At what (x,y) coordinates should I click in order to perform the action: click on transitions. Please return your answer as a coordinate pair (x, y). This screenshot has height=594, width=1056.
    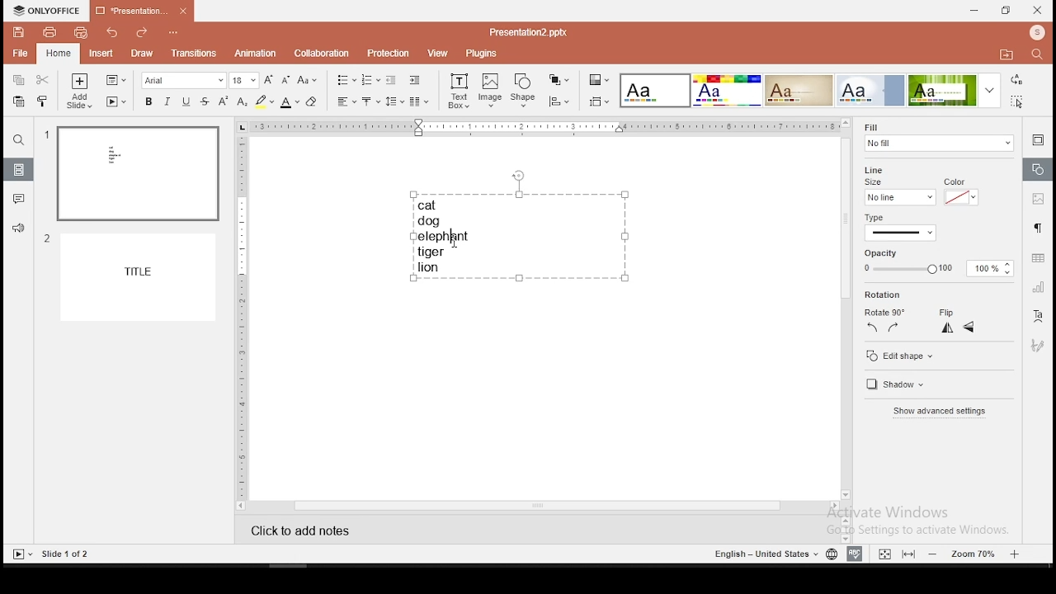
    Looking at the image, I should click on (195, 55).